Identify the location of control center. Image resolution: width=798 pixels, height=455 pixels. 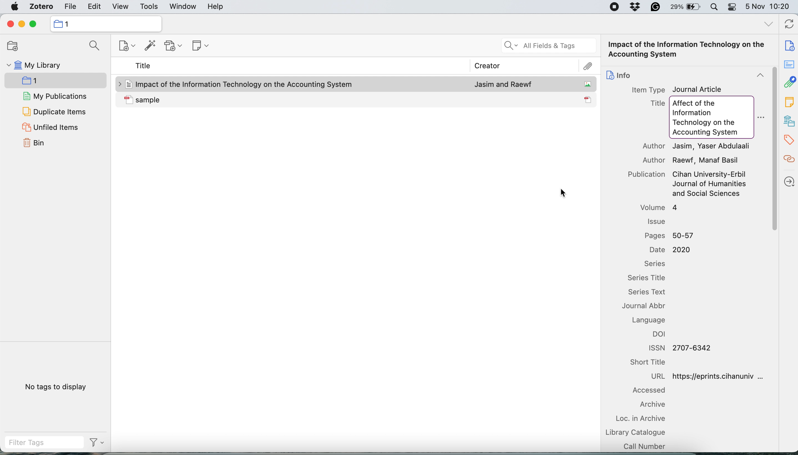
(733, 8).